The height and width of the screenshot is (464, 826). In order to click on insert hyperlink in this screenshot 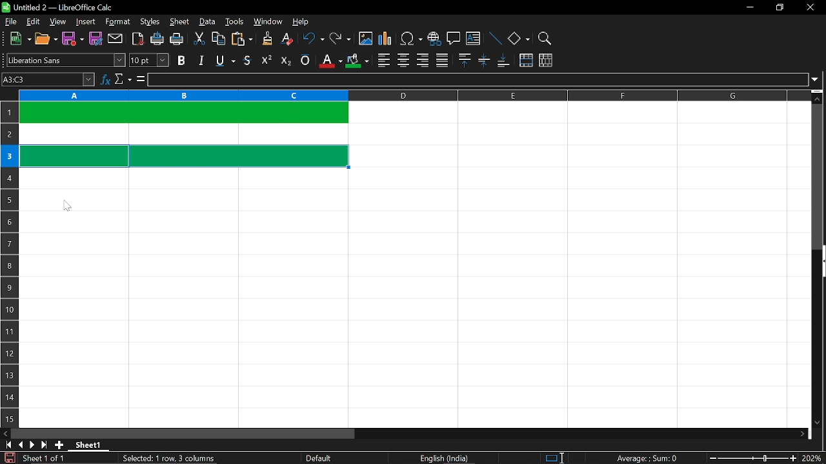, I will do `click(434, 37)`.